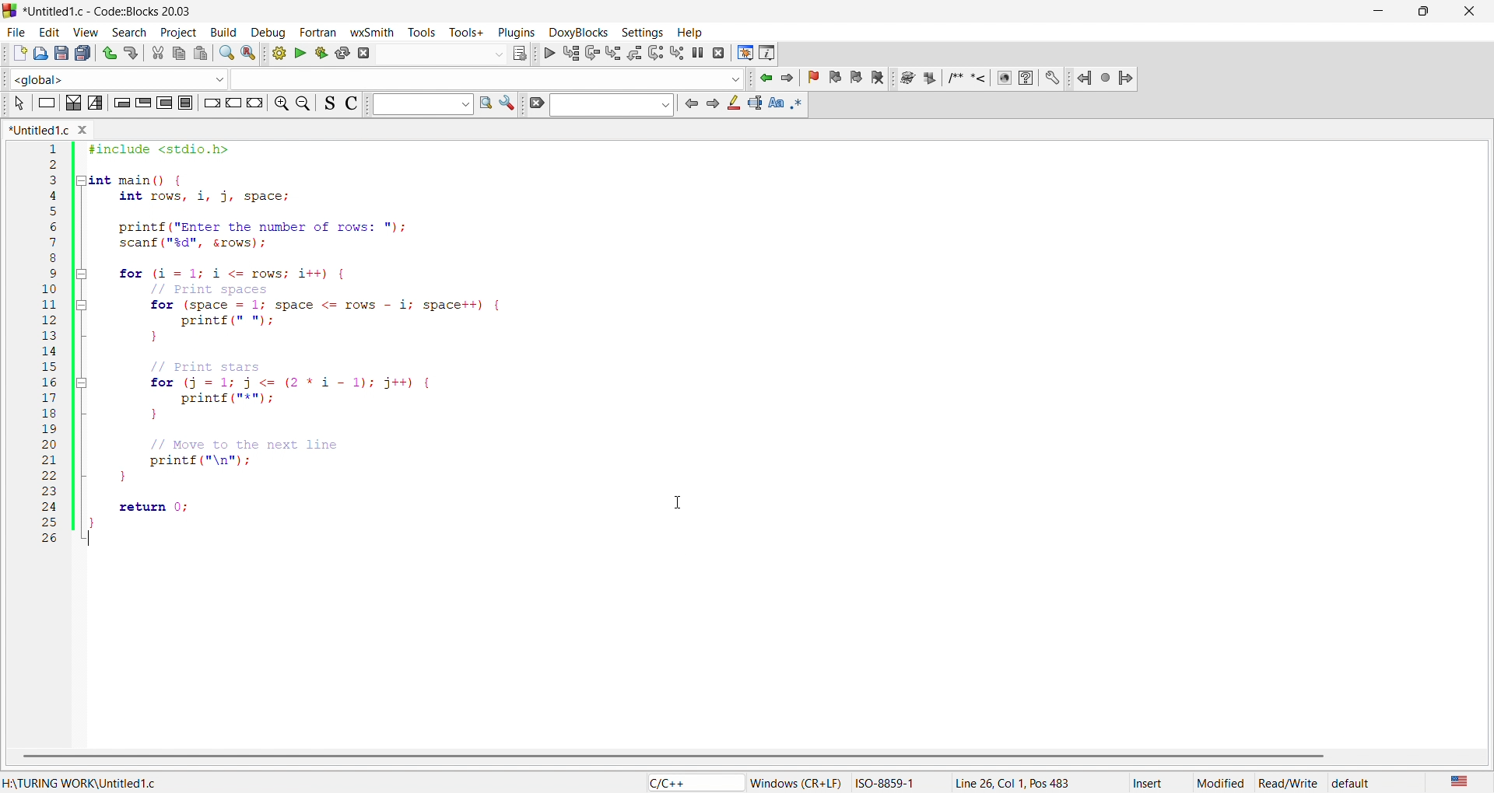 This screenshot has width=1494, height=793. What do you see at coordinates (422, 31) in the screenshot?
I see `tools` at bounding box center [422, 31].